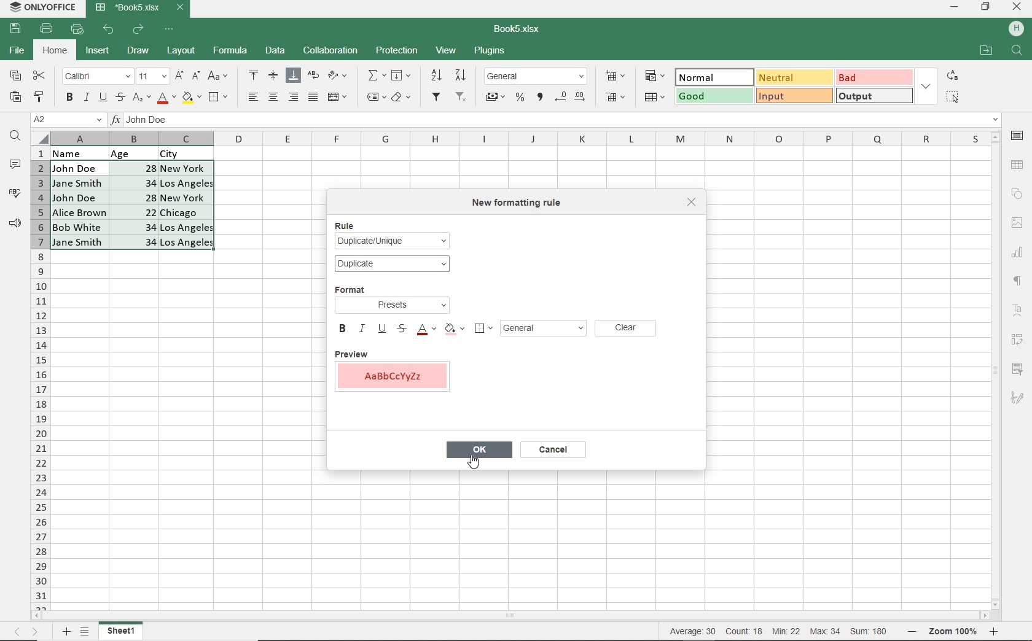  Describe the element at coordinates (122, 631) in the screenshot. I see `sheet 1` at that location.